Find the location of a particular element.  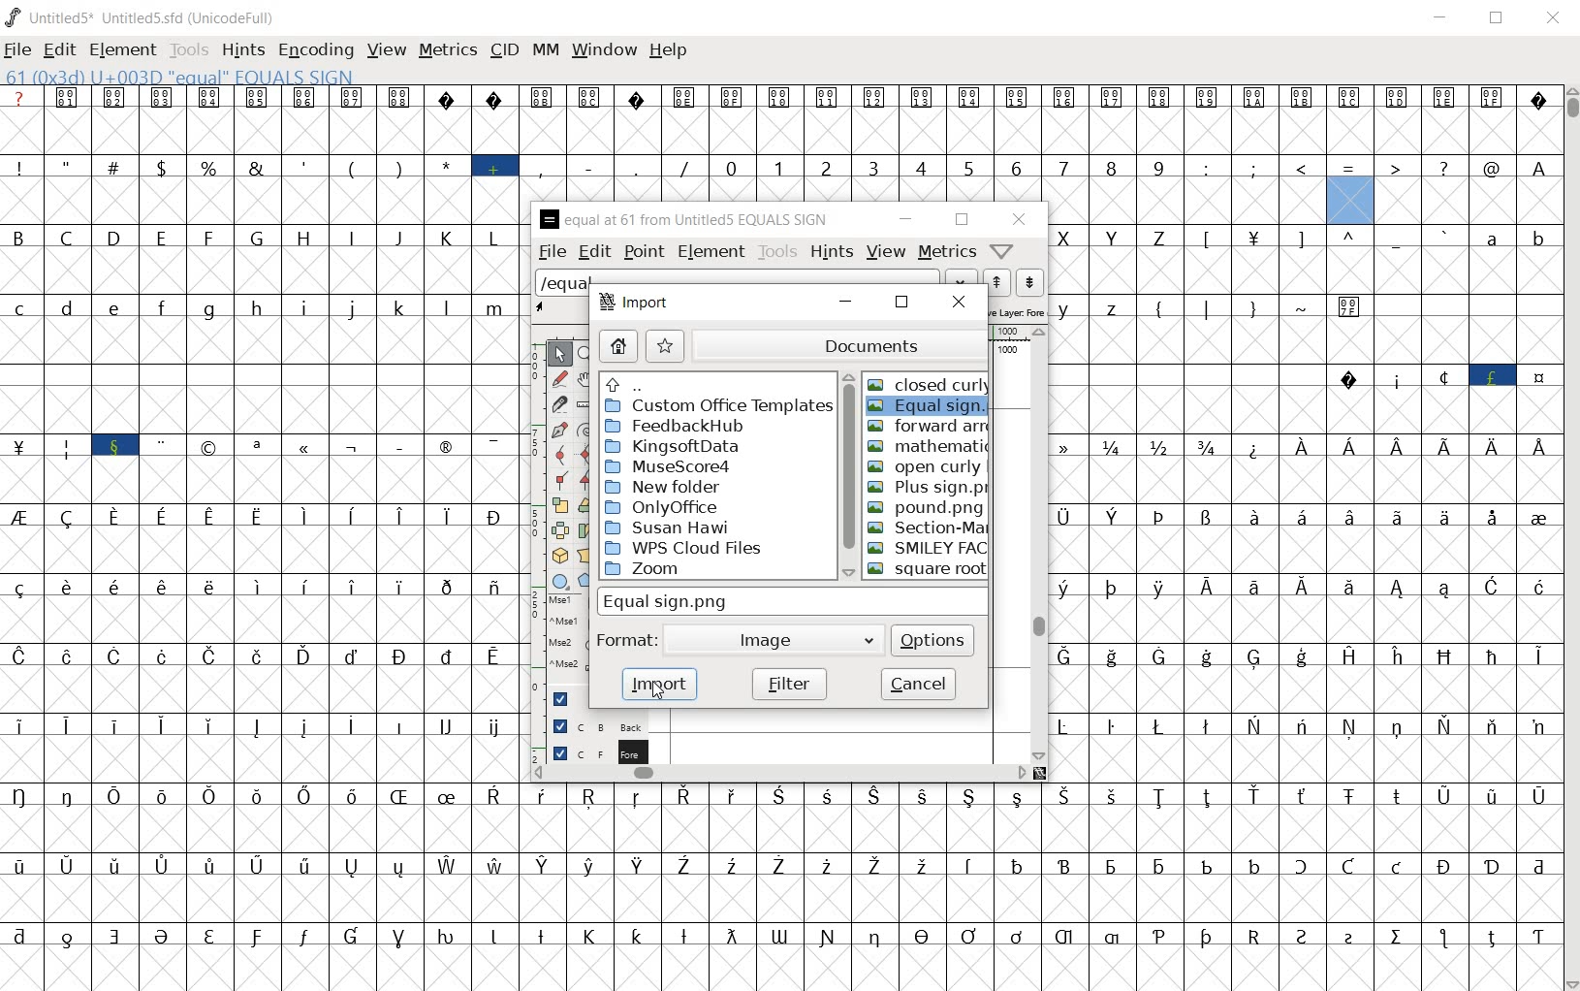

new folder is located at coordinates (664, 487).